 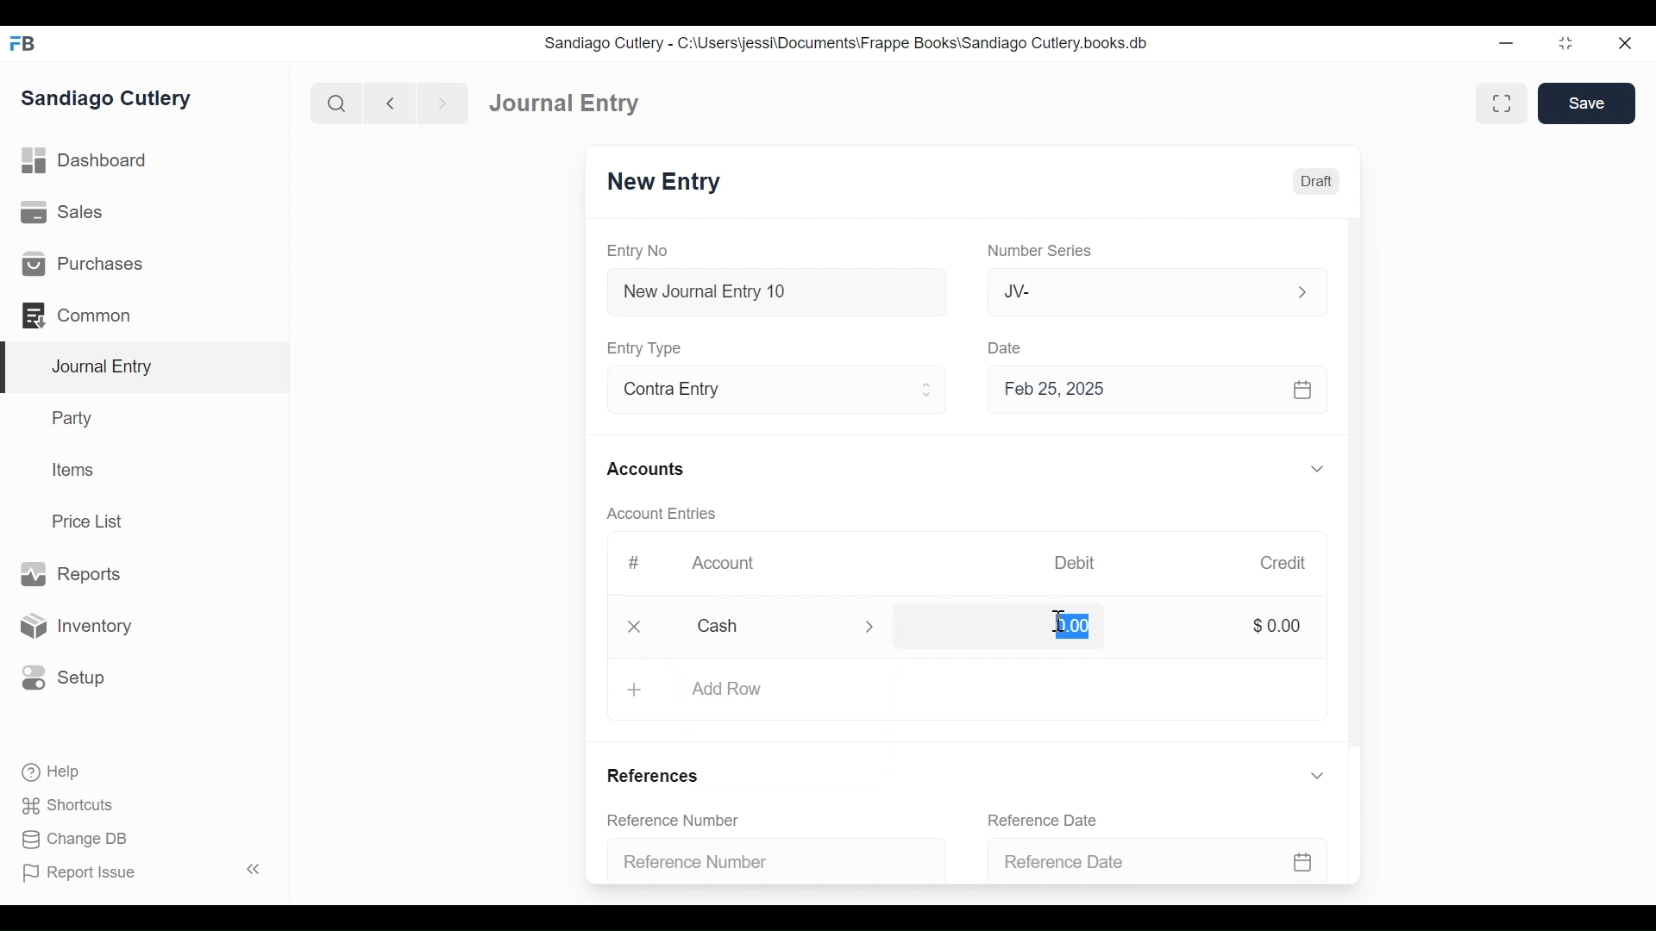 I want to click on Draft, so click(x=1317, y=182).